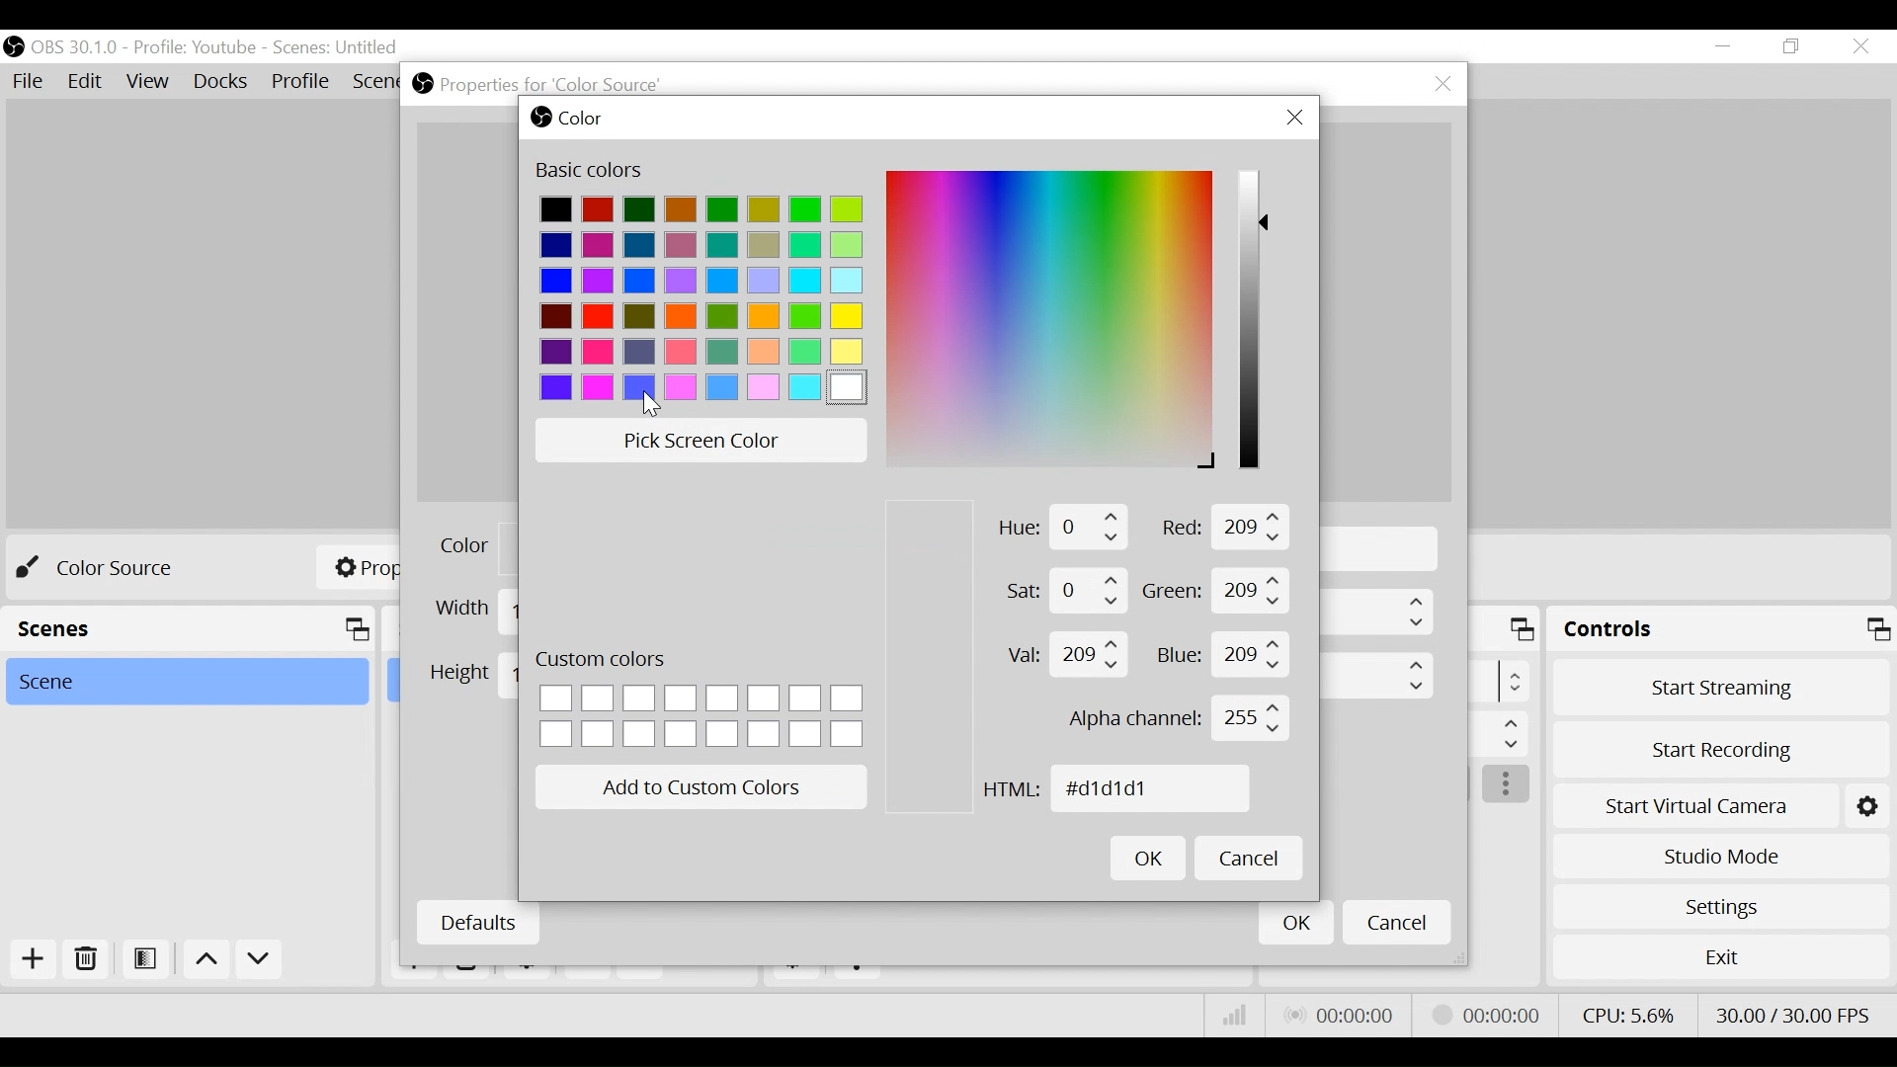  I want to click on Cancel, so click(1250, 859).